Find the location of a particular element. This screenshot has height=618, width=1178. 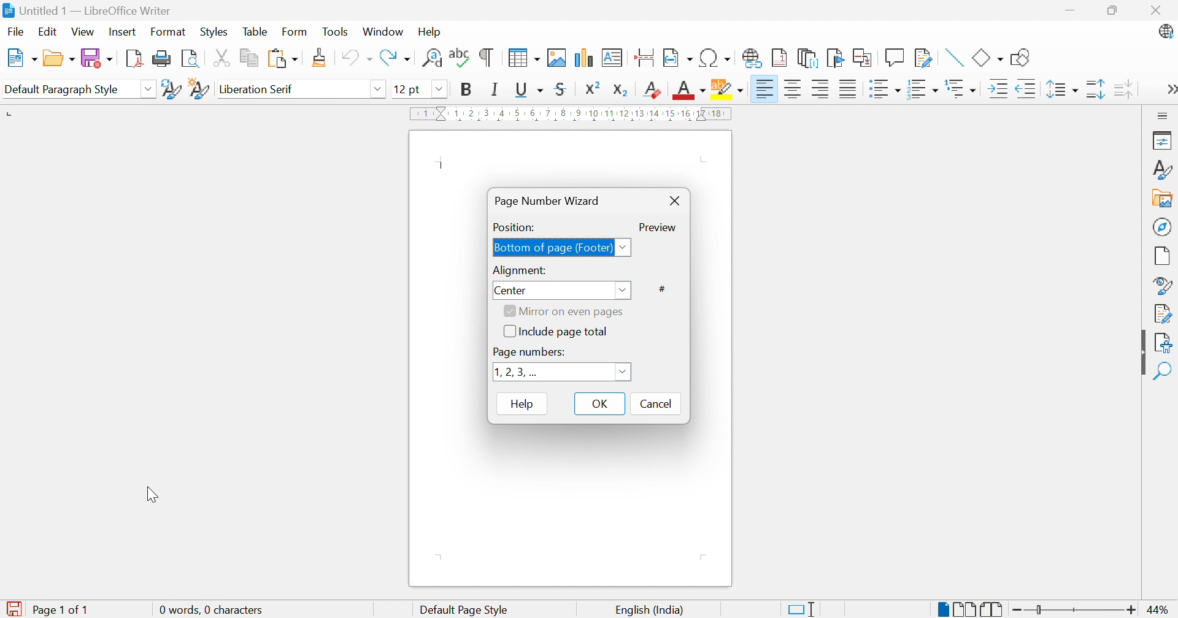

Increase paragraph spacing is located at coordinates (1096, 90).